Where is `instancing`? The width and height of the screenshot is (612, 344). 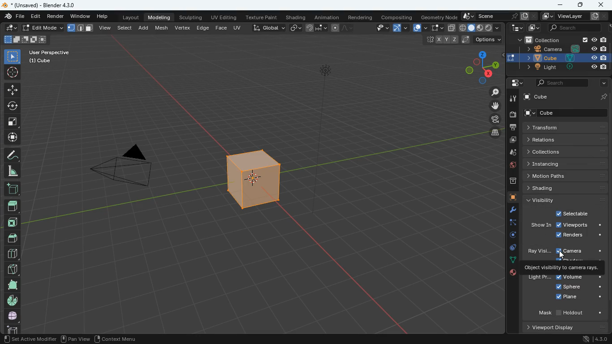
instancing is located at coordinates (563, 164).